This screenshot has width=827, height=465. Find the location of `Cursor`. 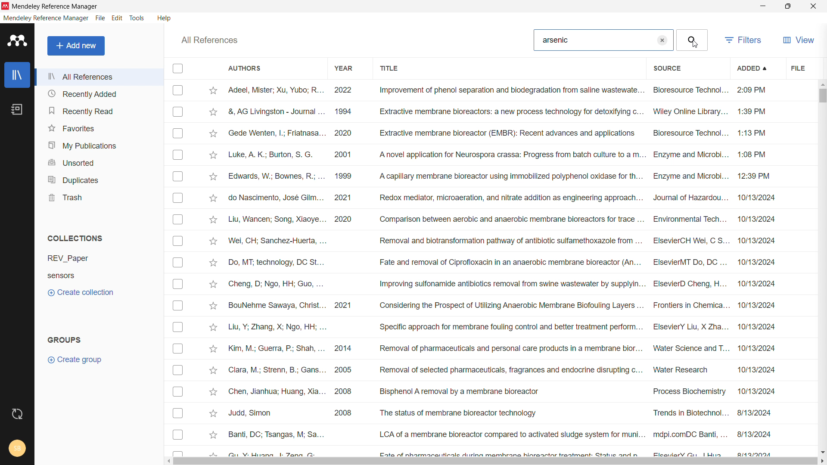

Cursor is located at coordinates (697, 46).